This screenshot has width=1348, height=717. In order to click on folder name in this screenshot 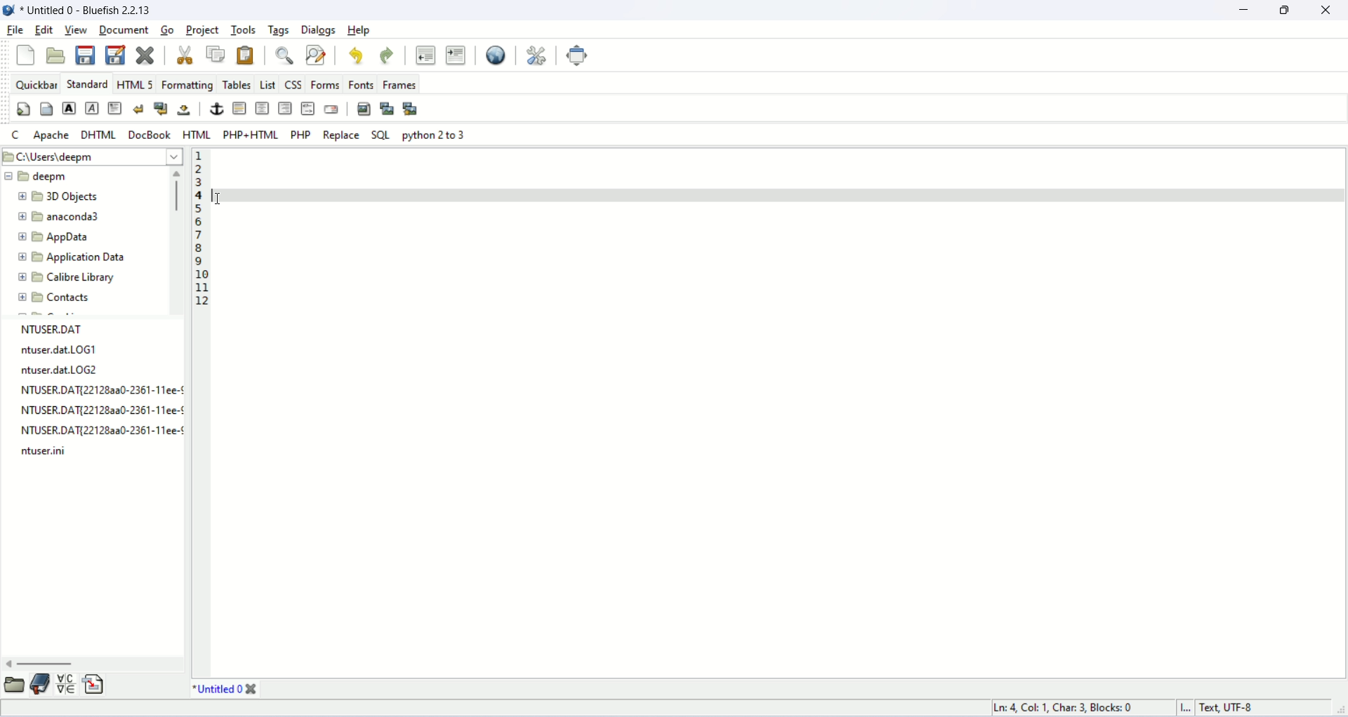, I will do `click(86, 197)`.